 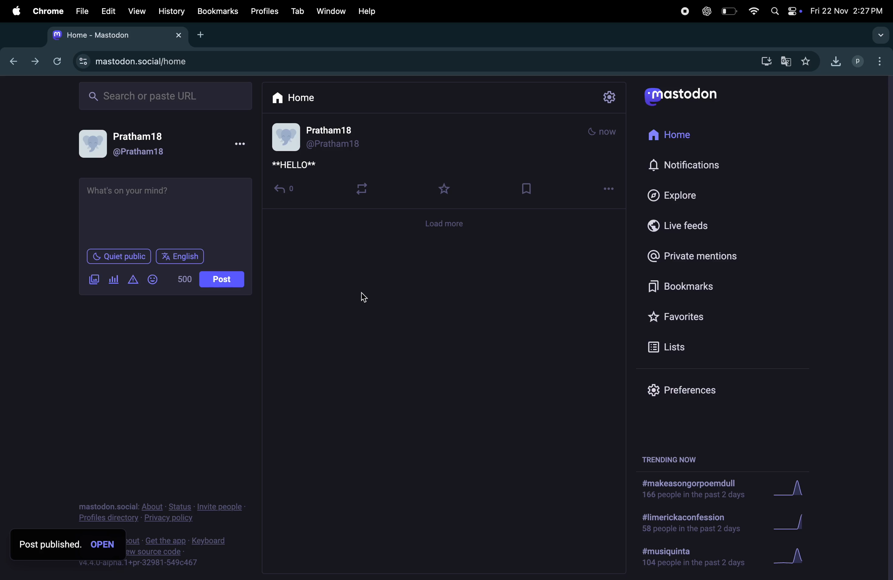 What do you see at coordinates (242, 145) in the screenshot?
I see `more ` at bounding box center [242, 145].